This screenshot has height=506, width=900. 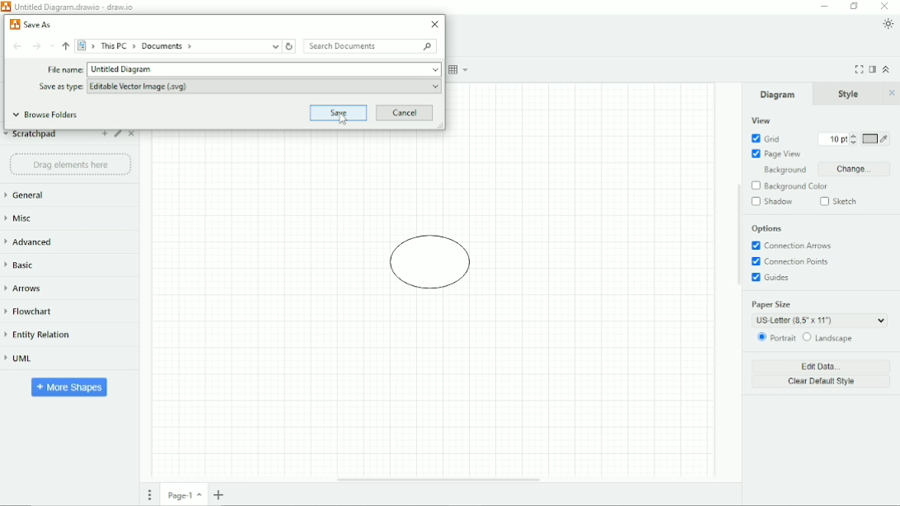 I want to click on Style, so click(x=851, y=93).